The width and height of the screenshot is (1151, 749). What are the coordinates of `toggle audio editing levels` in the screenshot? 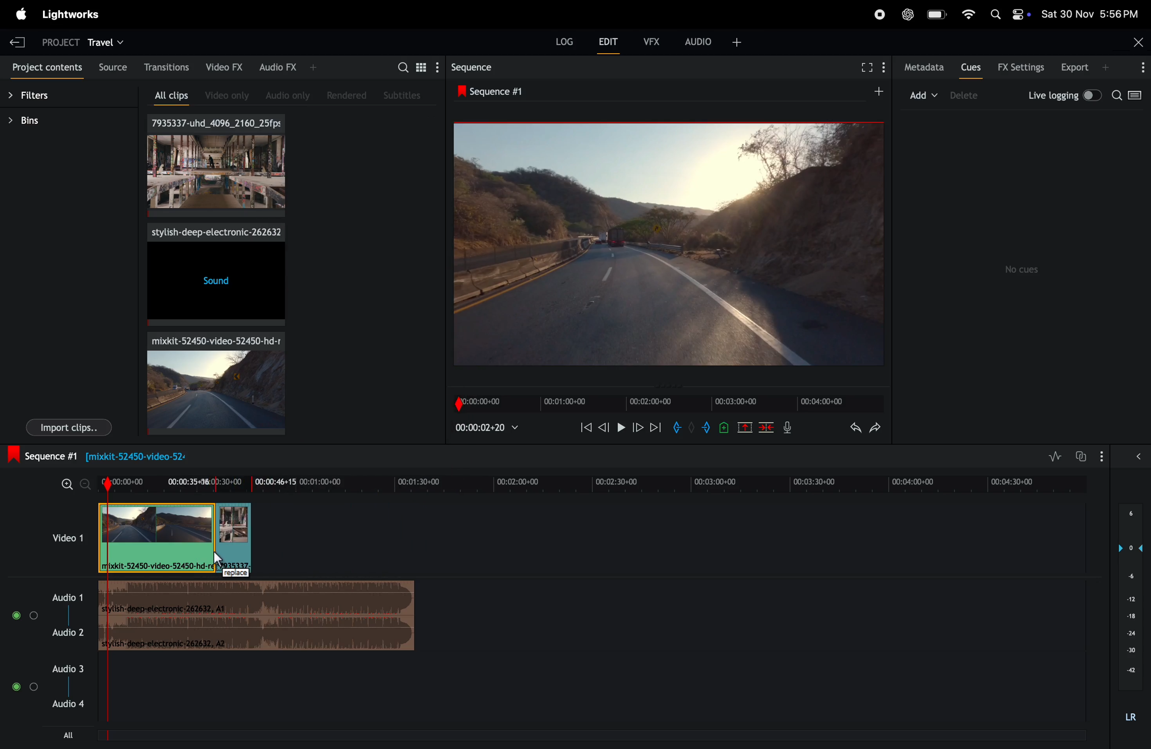 It's located at (1052, 456).